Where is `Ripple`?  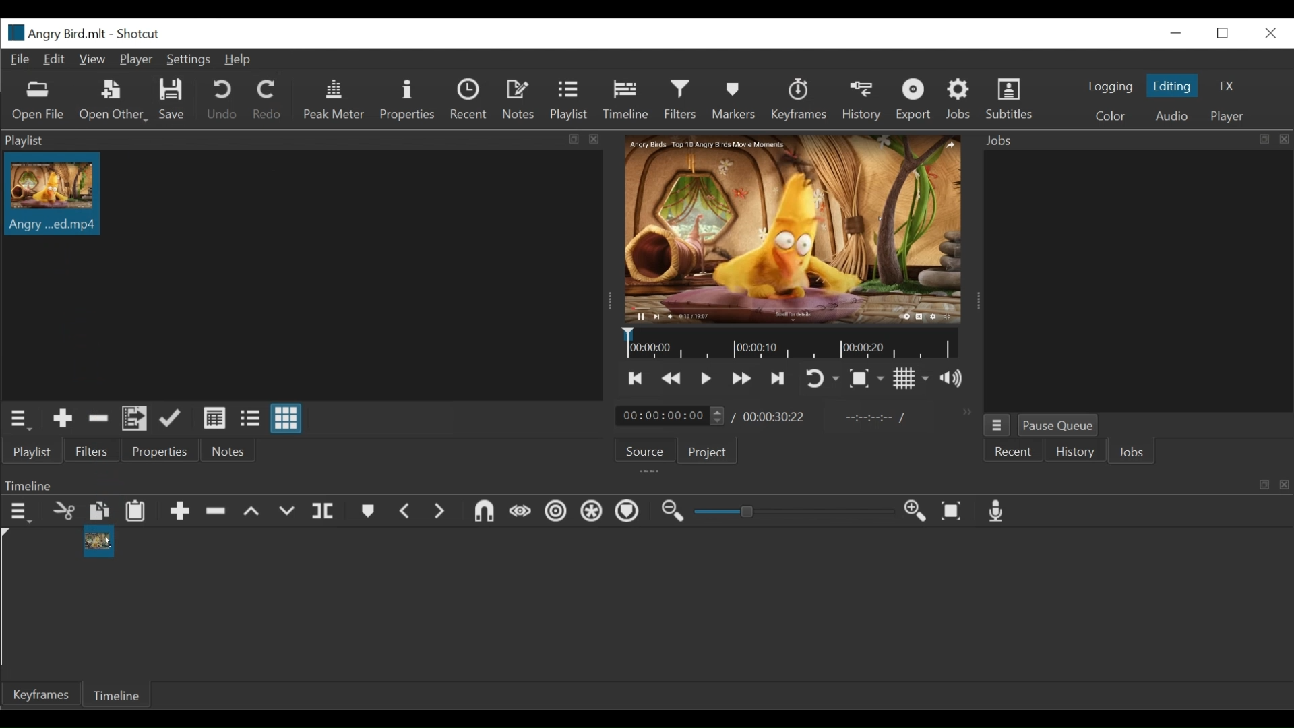
Ripple is located at coordinates (556, 512).